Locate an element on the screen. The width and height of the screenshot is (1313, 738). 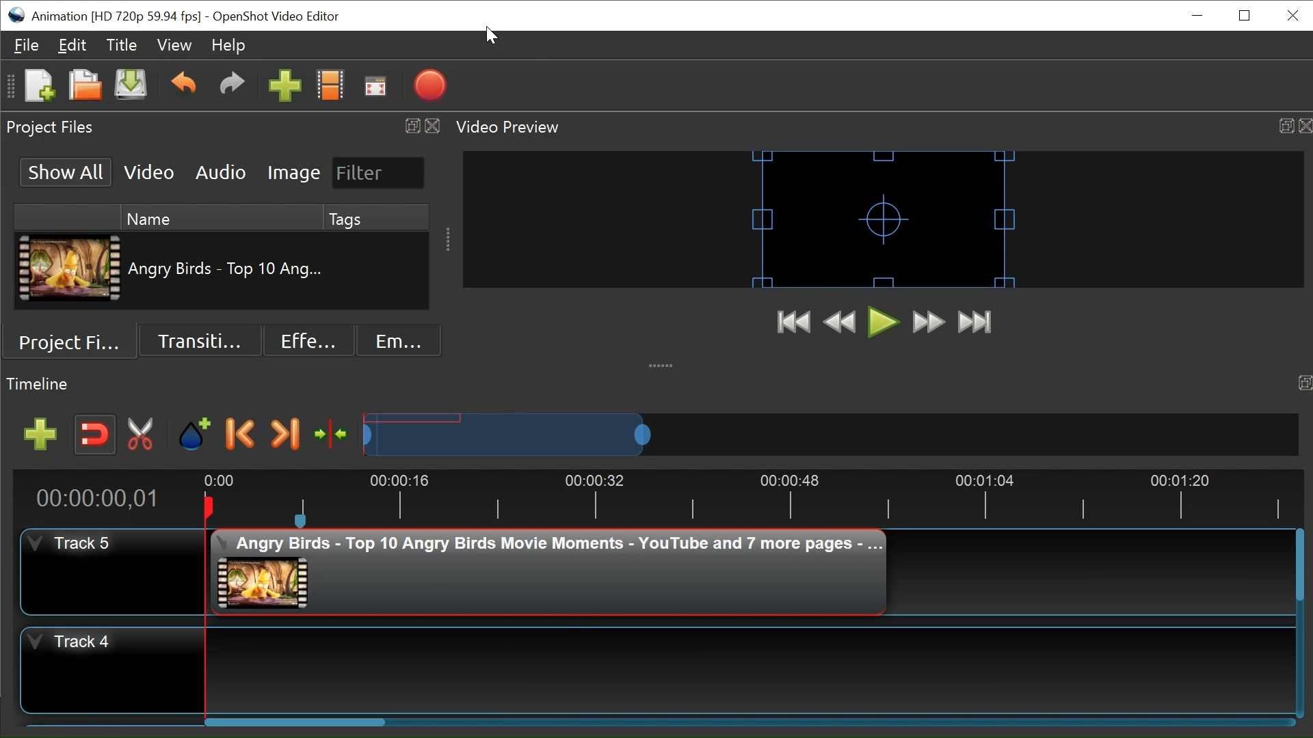
Video is located at coordinates (150, 173).